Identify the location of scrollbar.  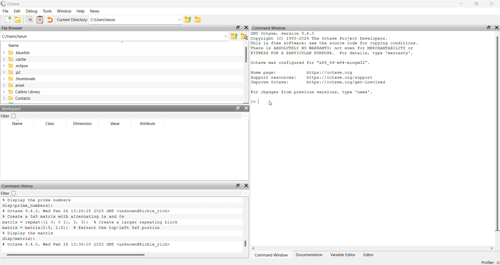
(77, 255).